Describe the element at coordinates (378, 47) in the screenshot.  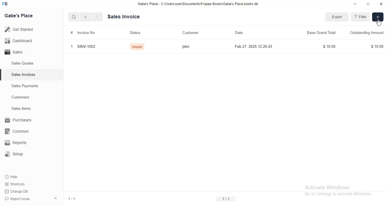
I see `$10.00` at that location.